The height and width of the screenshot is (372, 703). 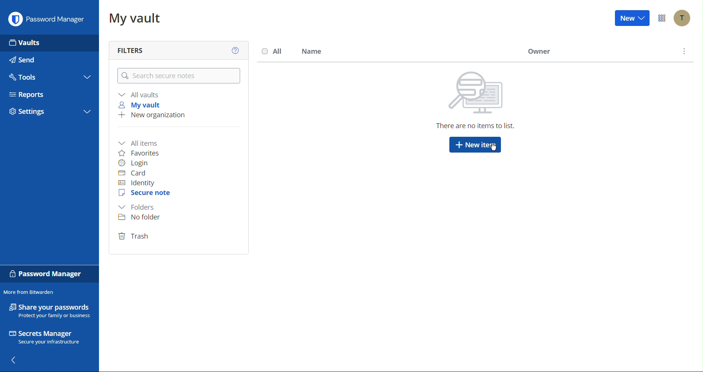 What do you see at coordinates (51, 338) in the screenshot?
I see `Secrets Manager` at bounding box center [51, 338].